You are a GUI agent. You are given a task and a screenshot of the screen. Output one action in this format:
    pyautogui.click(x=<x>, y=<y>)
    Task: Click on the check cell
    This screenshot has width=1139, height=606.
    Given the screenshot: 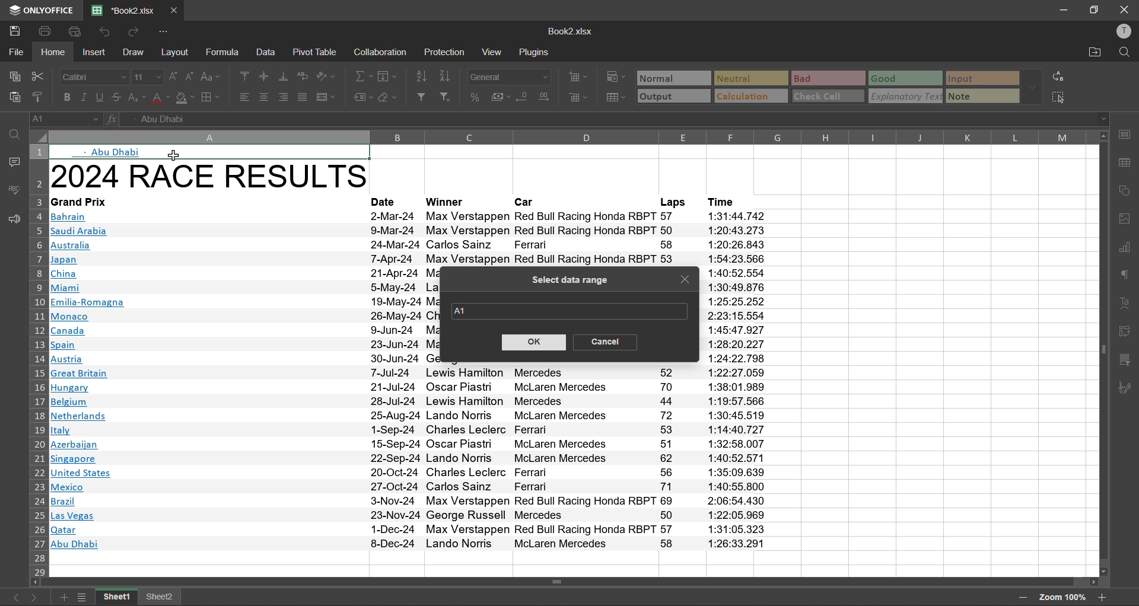 What is the action you would take?
    pyautogui.click(x=827, y=95)
    